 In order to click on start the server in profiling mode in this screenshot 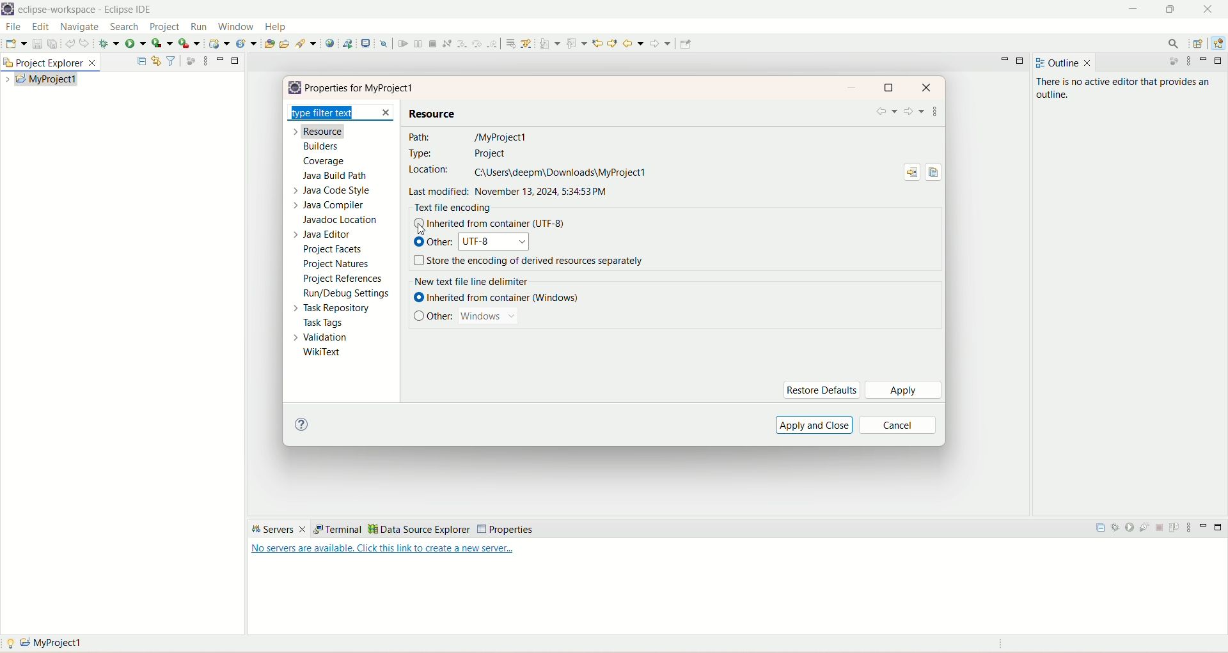, I will do `click(1147, 530)`.